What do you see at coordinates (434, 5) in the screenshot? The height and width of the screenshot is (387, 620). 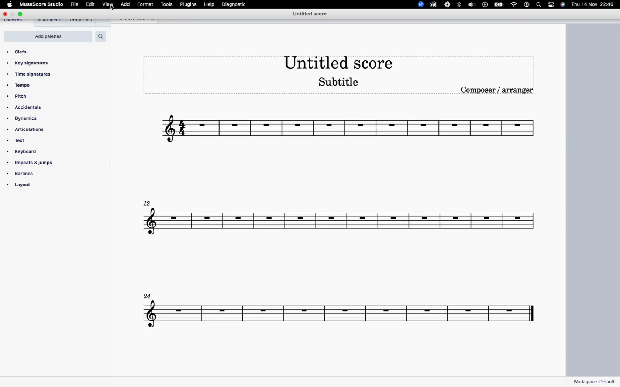 I see `creative cloud` at bounding box center [434, 5].